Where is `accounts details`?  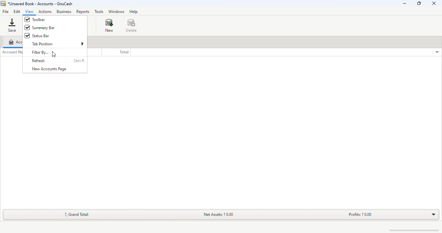 accounts details is located at coordinates (437, 52).